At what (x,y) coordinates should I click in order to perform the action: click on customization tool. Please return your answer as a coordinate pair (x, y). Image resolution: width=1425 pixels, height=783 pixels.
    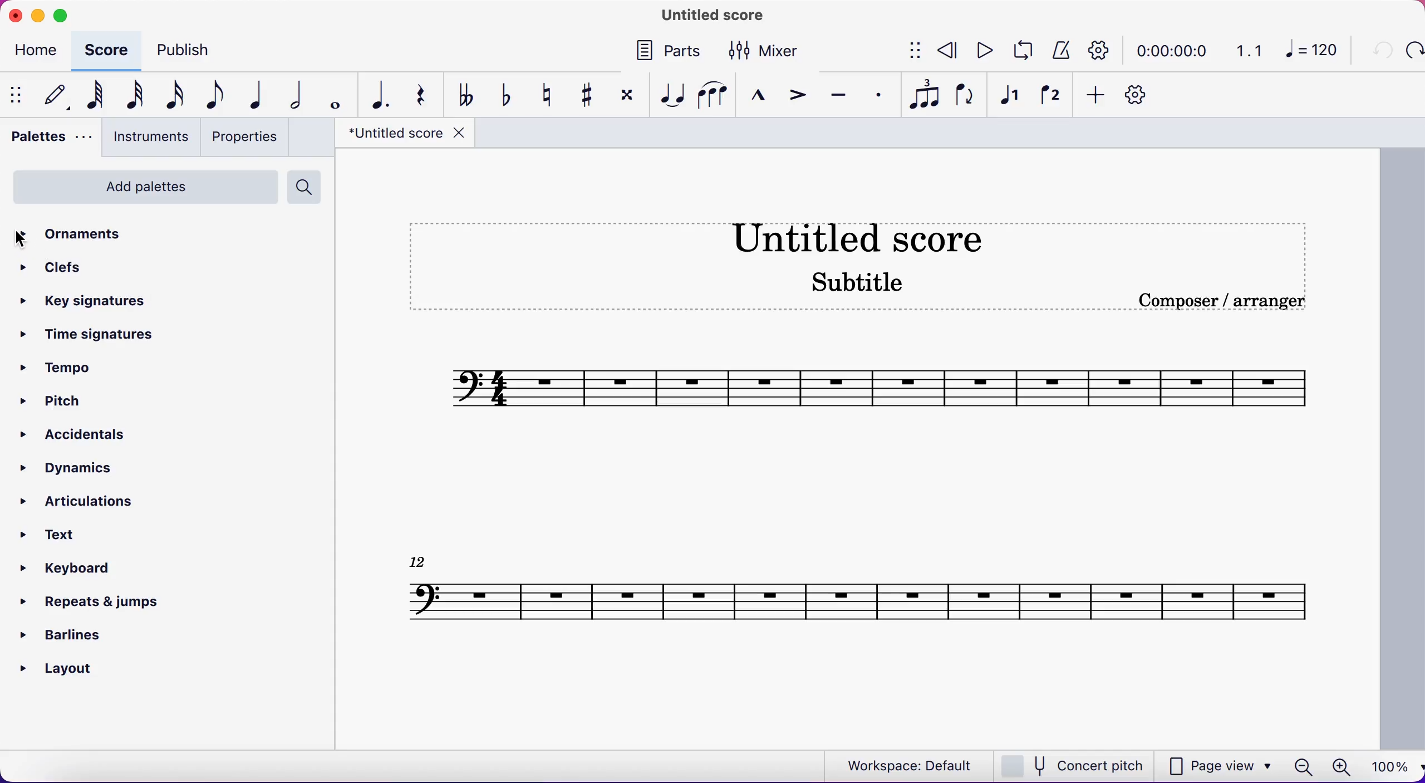
    Looking at the image, I should click on (1142, 95).